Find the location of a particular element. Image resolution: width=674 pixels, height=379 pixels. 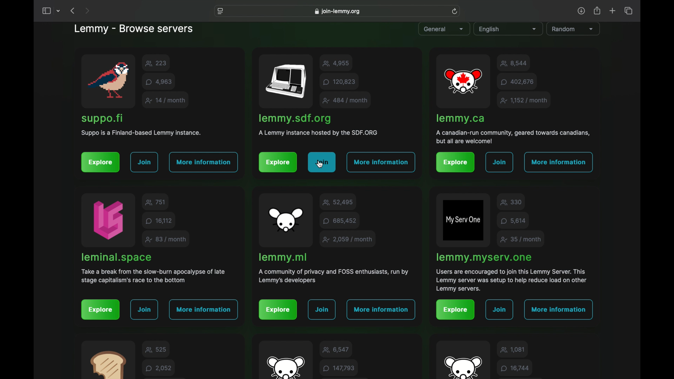

info is located at coordinates (513, 137).